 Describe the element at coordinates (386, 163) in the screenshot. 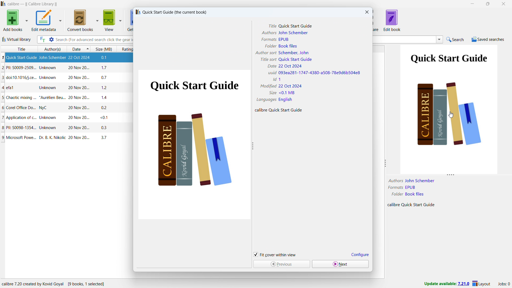

I see `resize` at that location.